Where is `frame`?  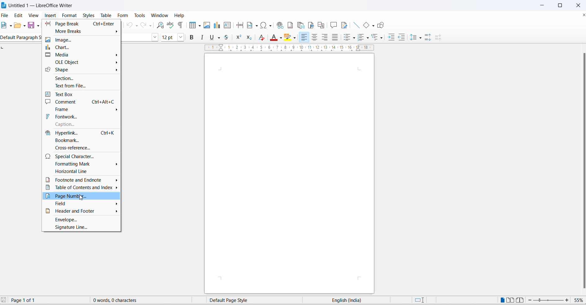 frame is located at coordinates (81, 110).